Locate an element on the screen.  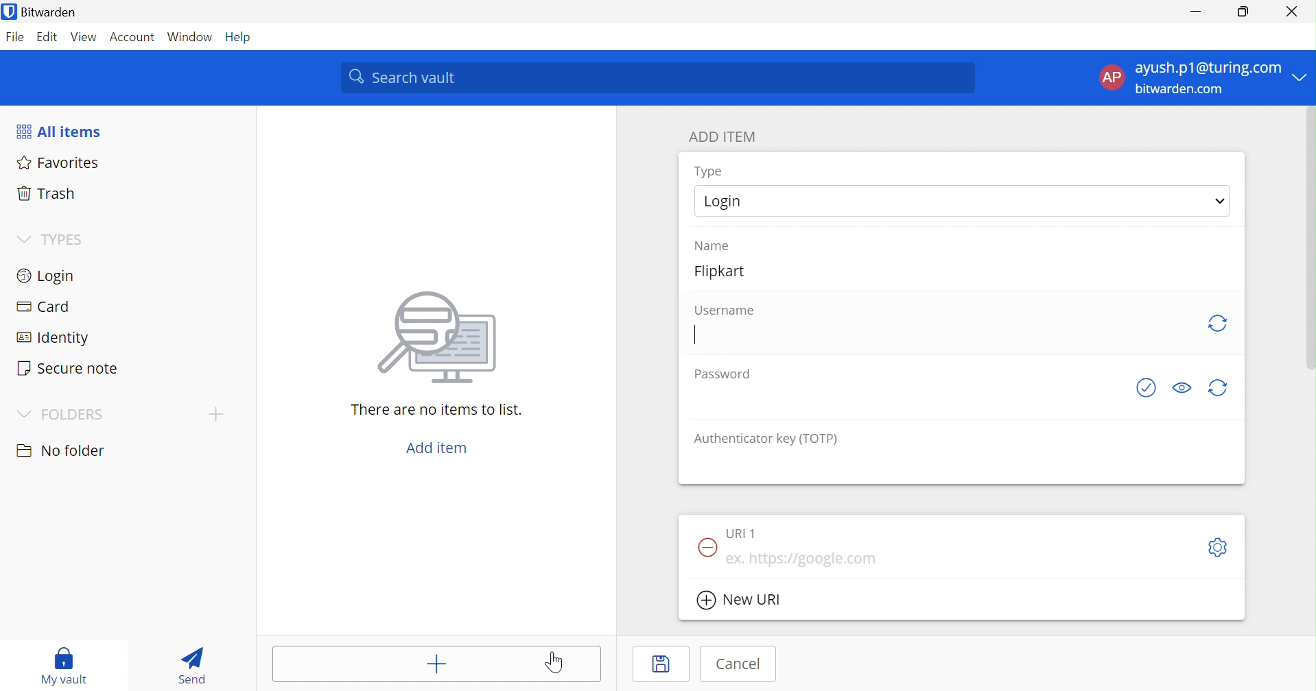
generate password is located at coordinates (1219, 389).